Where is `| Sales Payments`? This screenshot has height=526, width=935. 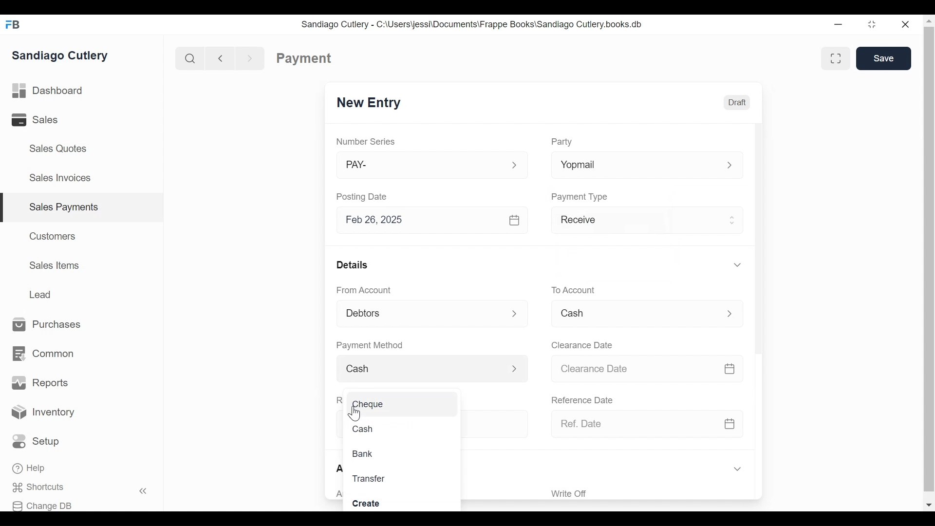
| Sales Payments is located at coordinates (83, 208).